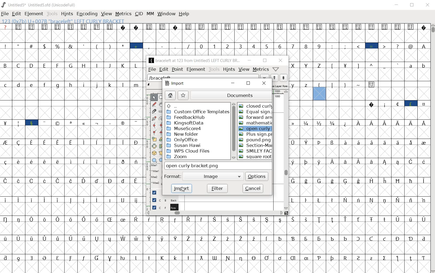 The height and width of the screenshot is (273, 435). What do you see at coordinates (286, 244) in the screenshot?
I see `glyph characters` at bounding box center [286, 244].